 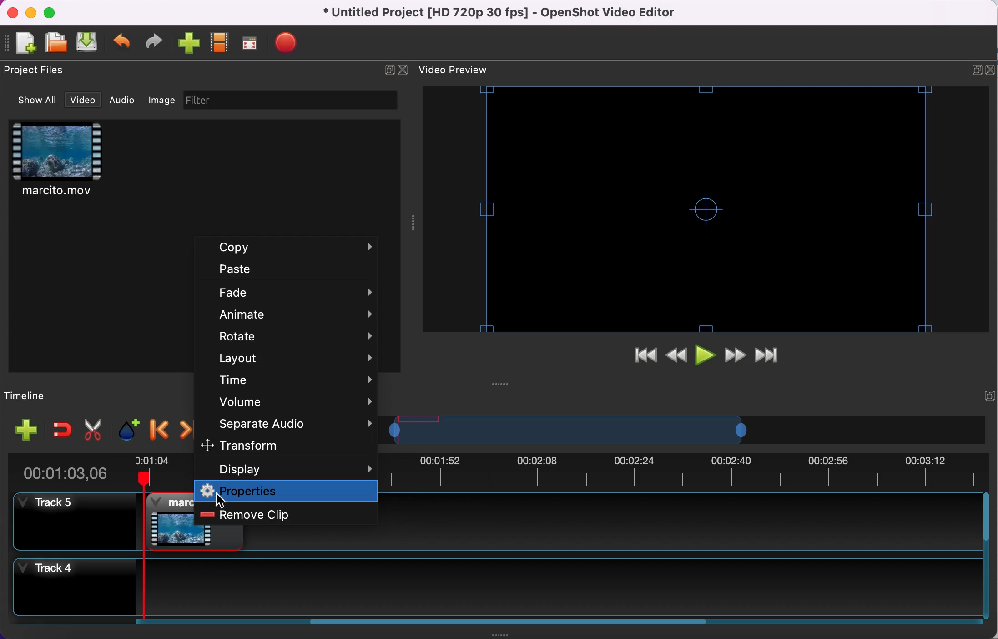 I want to click on enable snapping, so click(x=61, y=429).